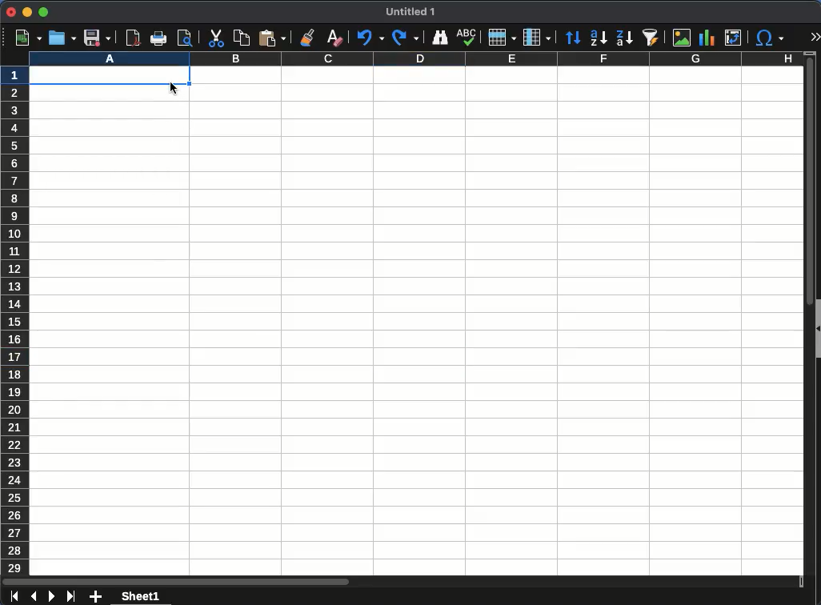  Describe the element at coordinates (97, 38) in the screenshot. I see `save` at that location.